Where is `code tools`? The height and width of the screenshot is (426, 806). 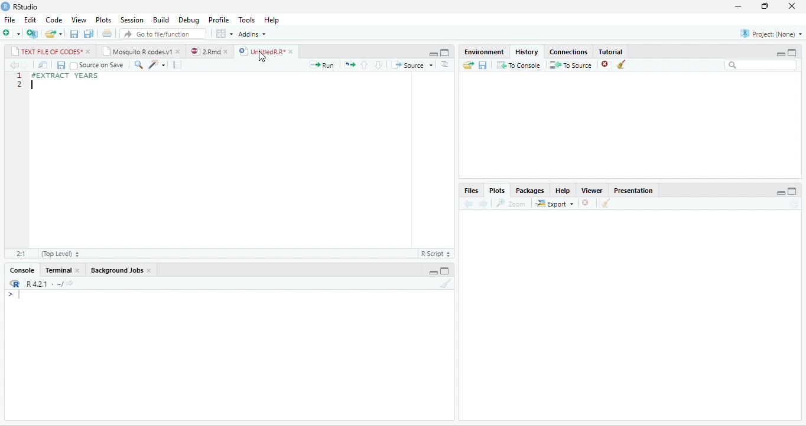
code tools is located at coordinates (157, 64).